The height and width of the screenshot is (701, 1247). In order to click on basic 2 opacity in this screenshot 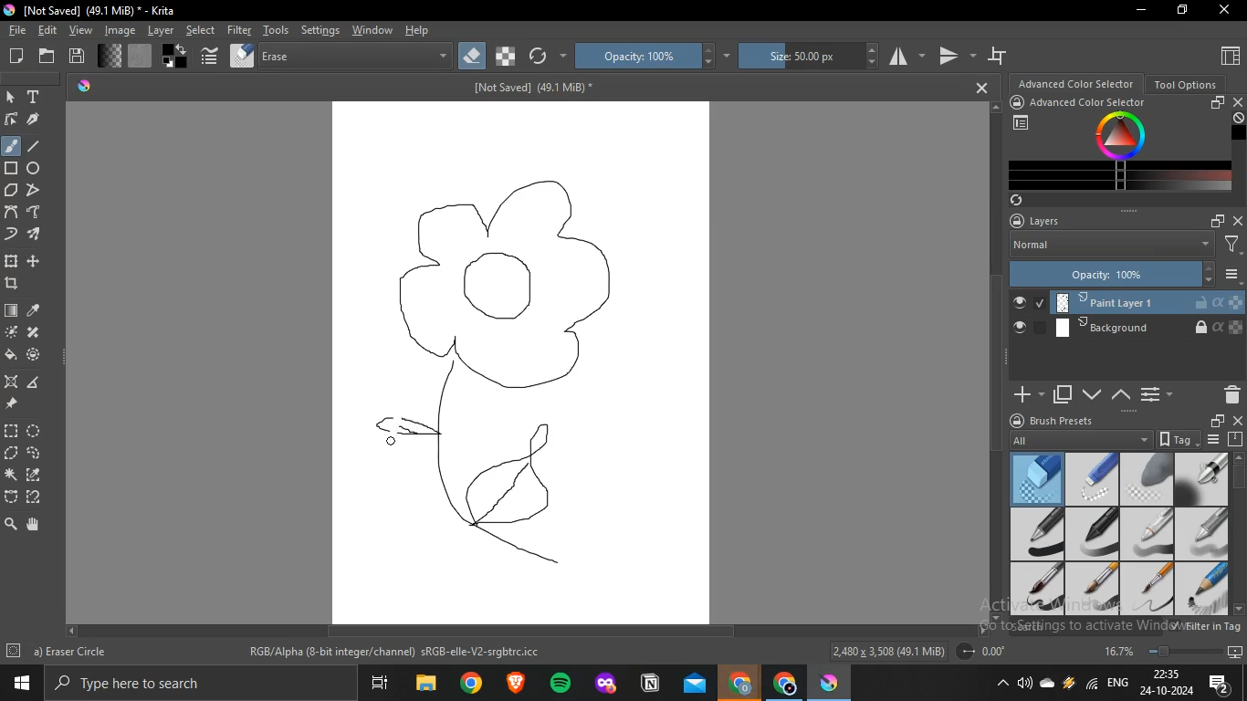, I will do `click(1092, 534)`.